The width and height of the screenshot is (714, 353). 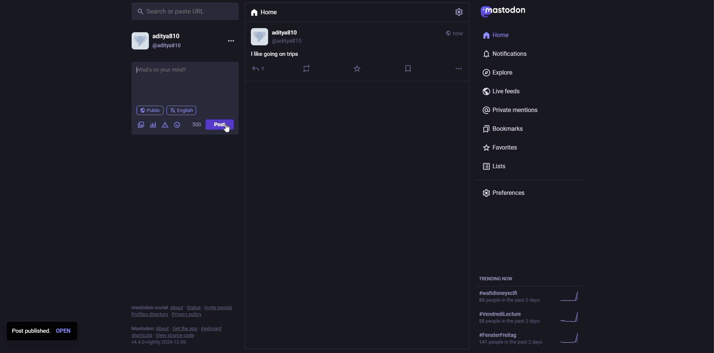 I want to click on open, so click(x=64, y=331).